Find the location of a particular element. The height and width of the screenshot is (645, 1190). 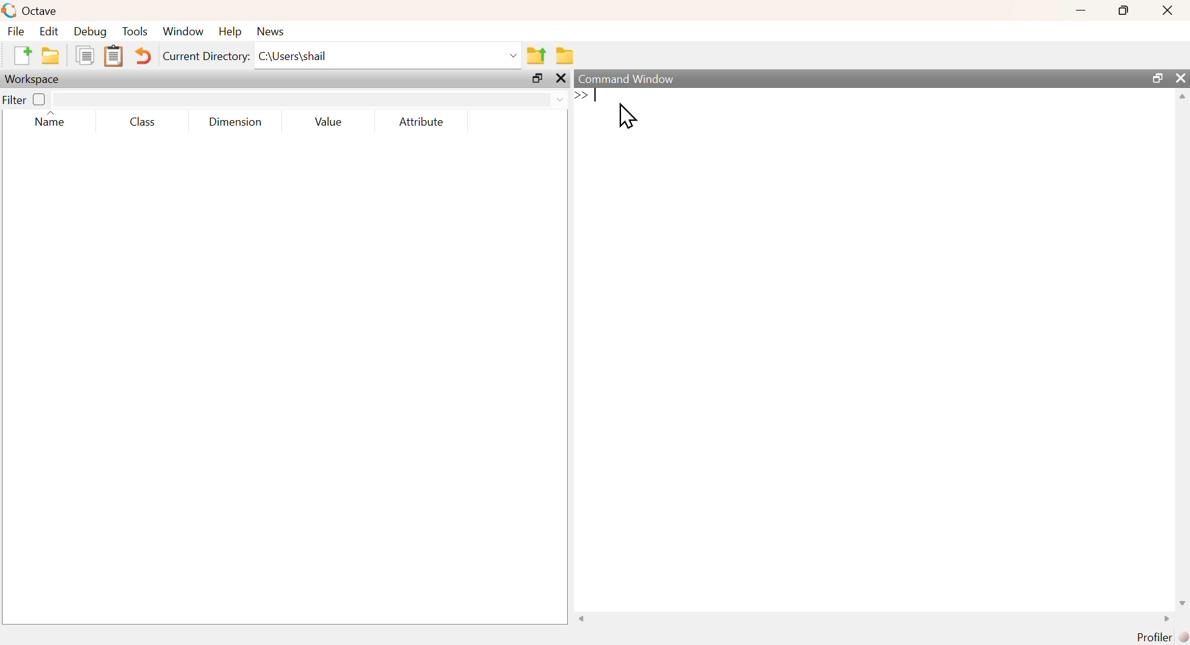

Undo is located at coordinates (143, 56).